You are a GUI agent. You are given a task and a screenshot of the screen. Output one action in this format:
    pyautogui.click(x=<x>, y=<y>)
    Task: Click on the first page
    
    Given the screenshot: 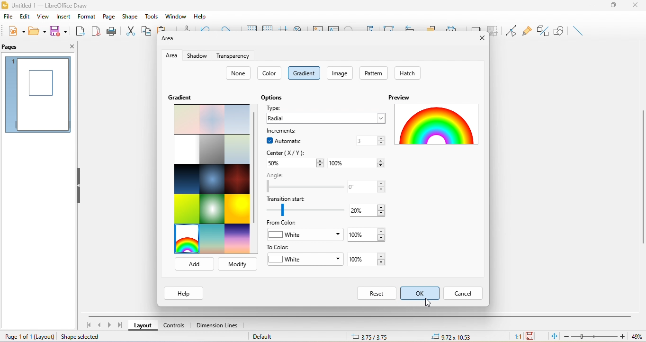 What is the action you would take?
    pyautogui.click(x=90, y=325)
    